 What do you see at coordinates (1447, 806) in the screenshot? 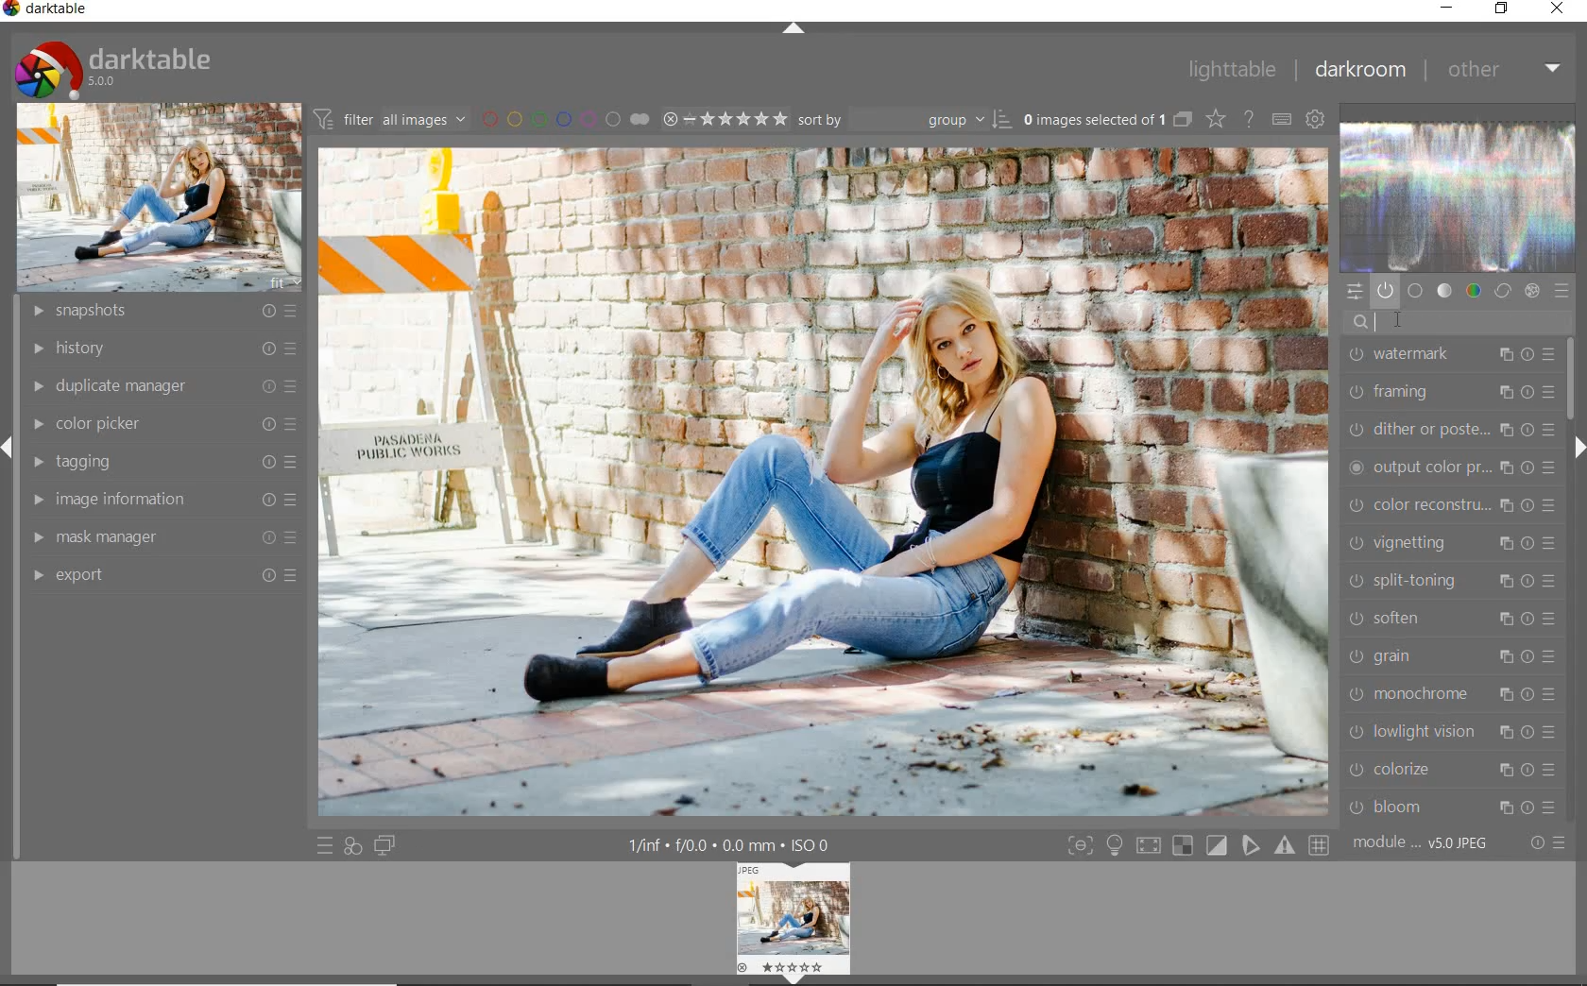
I see `bloom` at bounding box center [1447, 806].